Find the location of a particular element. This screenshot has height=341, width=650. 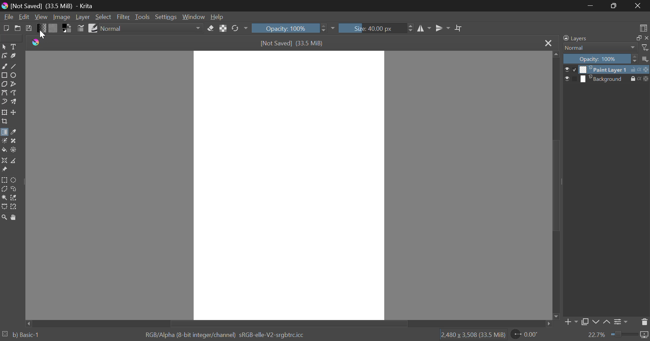

full screen is located at coordinates (637, 38).